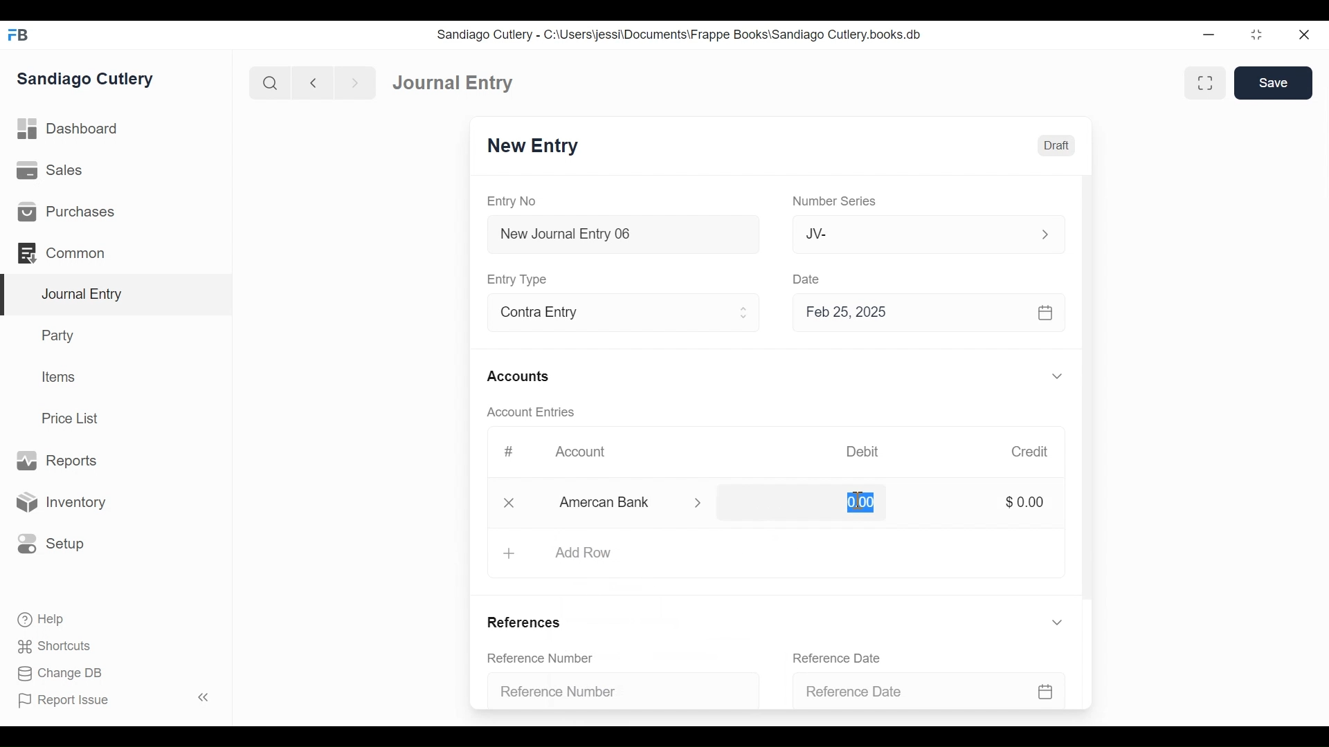 The width and height of the screenshot is (1329, 747). I want to click on Items, so click(60, 377).